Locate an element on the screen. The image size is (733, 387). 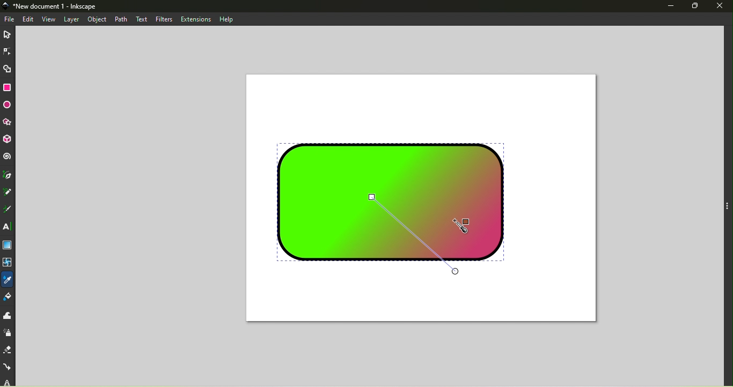
Ellipse/arc tool is located at coordinates (9, 106).